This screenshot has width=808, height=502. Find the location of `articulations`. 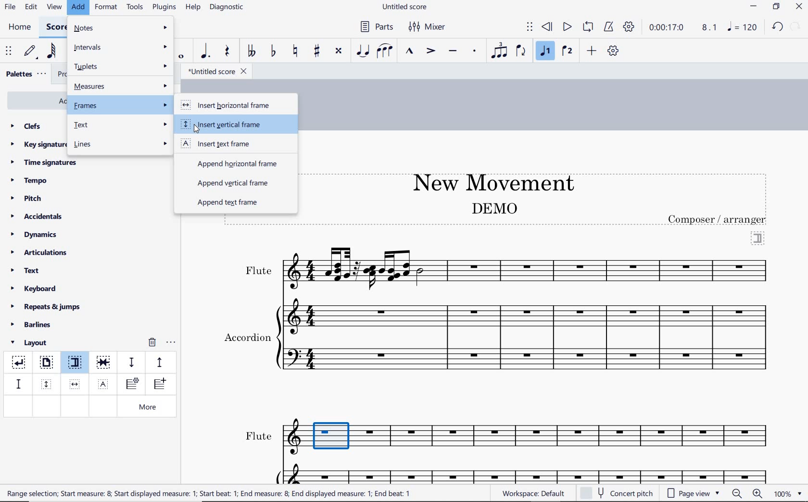

articulations is located at coordinates (40, 254).